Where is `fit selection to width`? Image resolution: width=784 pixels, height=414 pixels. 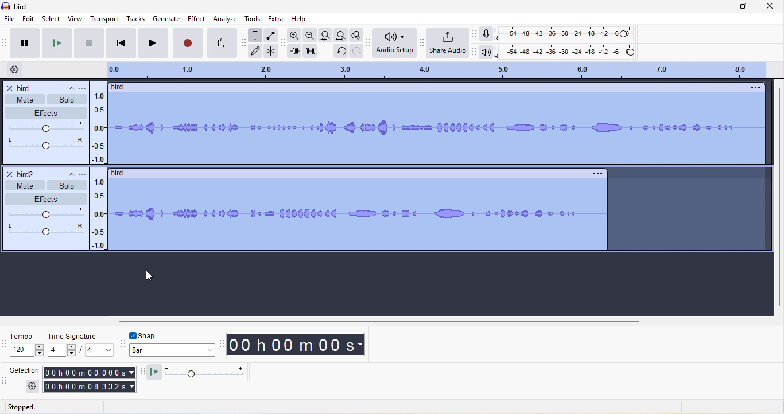
fit selection to width is located at coordinates (324, 36).